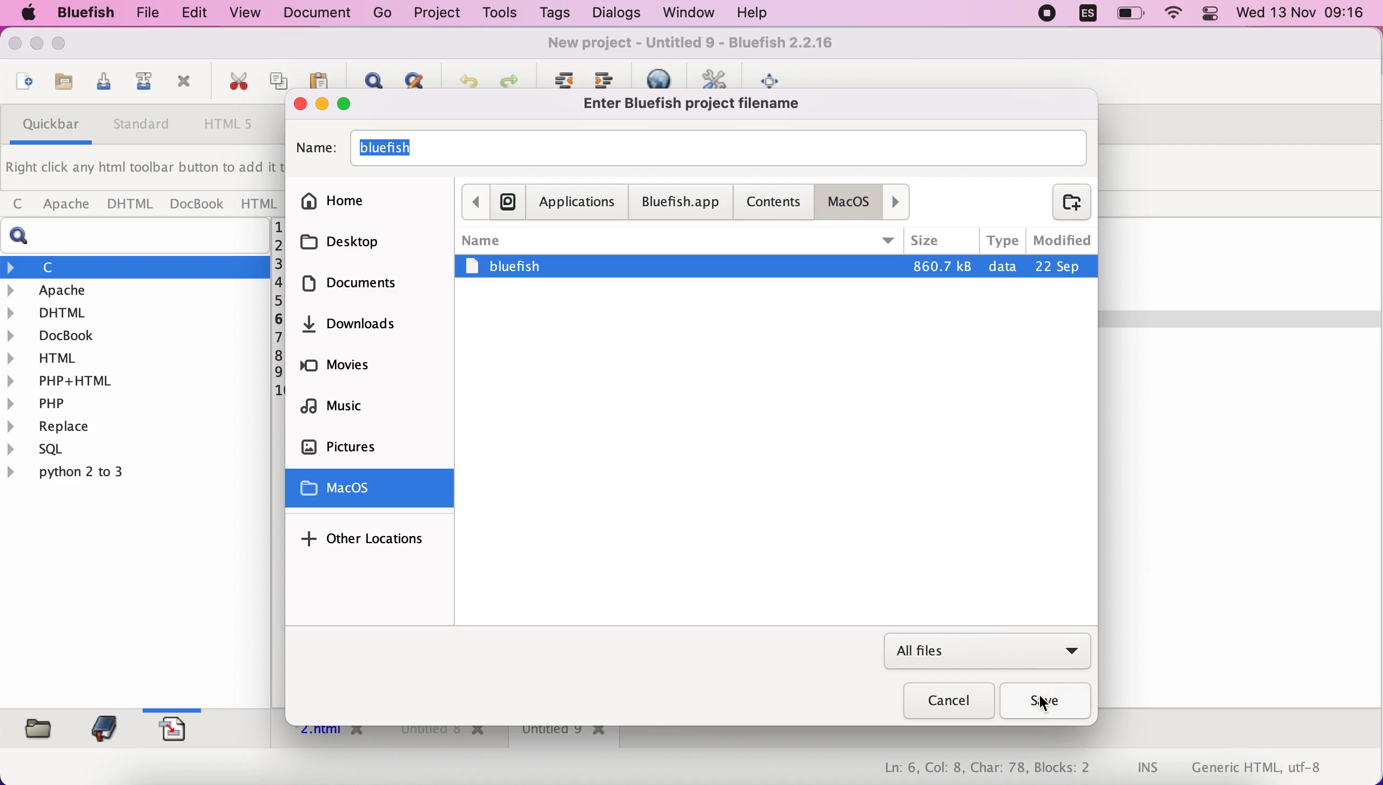 The image size is (1383, 785). What do you see at coordinates (141, 84) in the screenshot?
I see `save file as` at bounding box center [141, 84].